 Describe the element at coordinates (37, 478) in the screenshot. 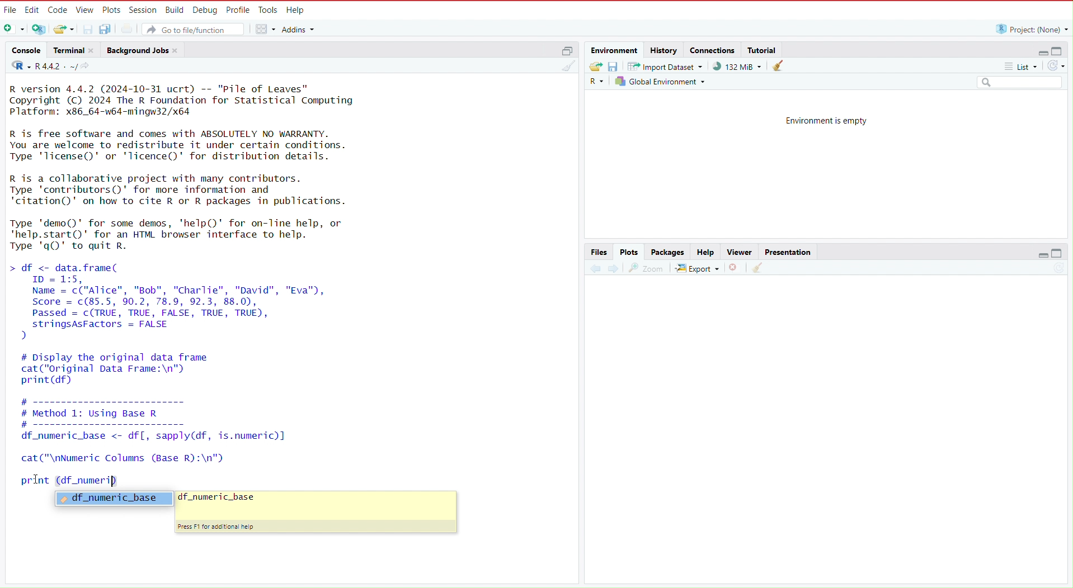

I see `cursor` at that location.